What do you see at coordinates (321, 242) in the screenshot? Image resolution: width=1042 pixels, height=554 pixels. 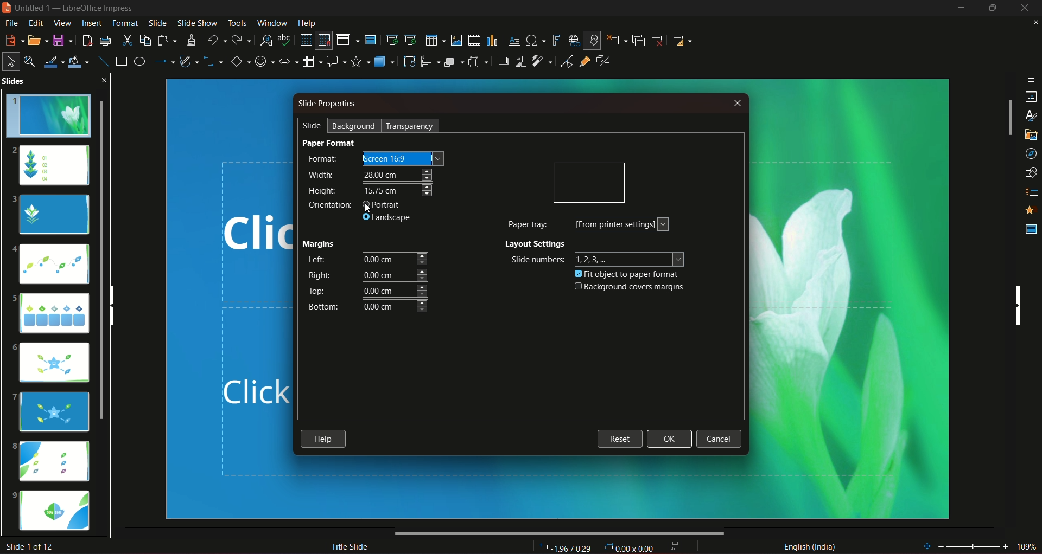 I see `margins` at bounding box center [321, 242].